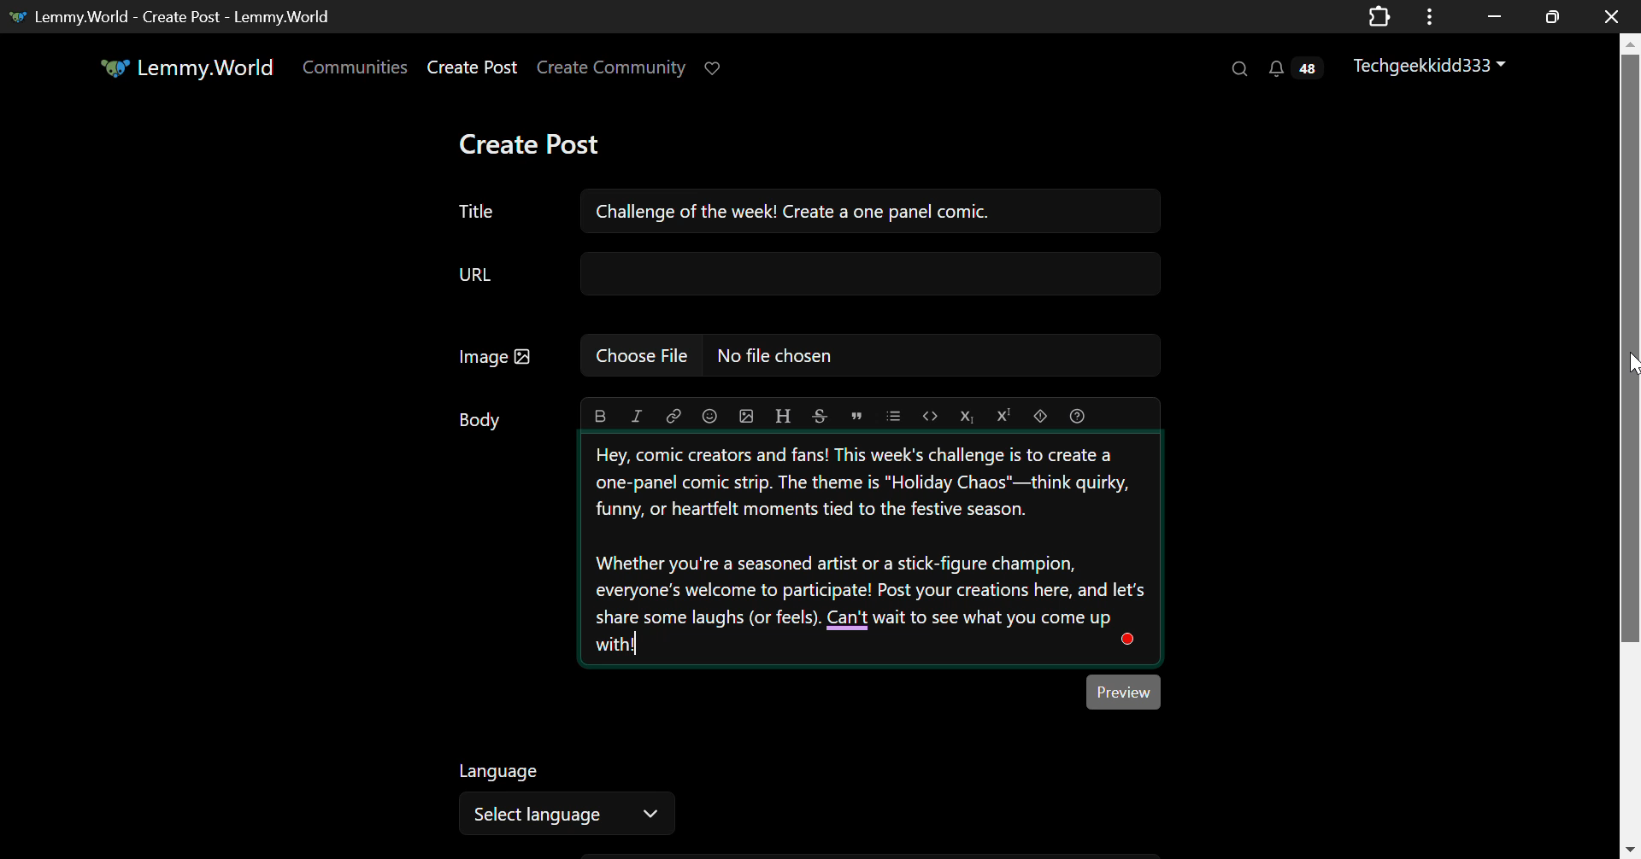 This screenshot has height=859, width=1641. What do you see at coordinates (1554, 16) in the screenshot?
I see `Minimize Window` at bounding box center [1554, 16].